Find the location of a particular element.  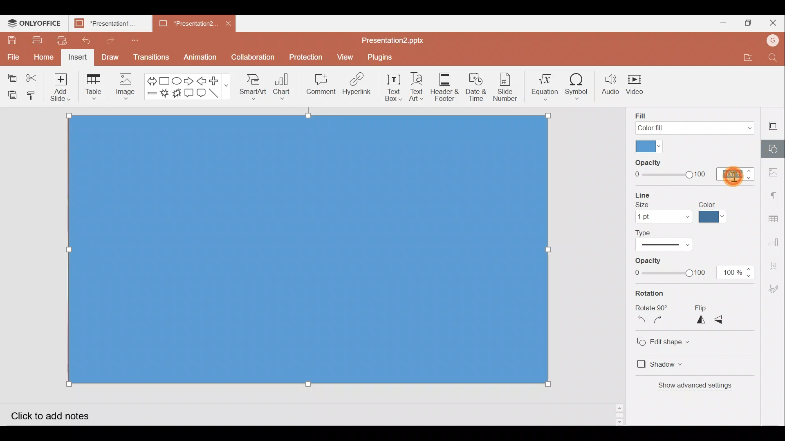

Paragraph settings is located at coordinates (777, 192).